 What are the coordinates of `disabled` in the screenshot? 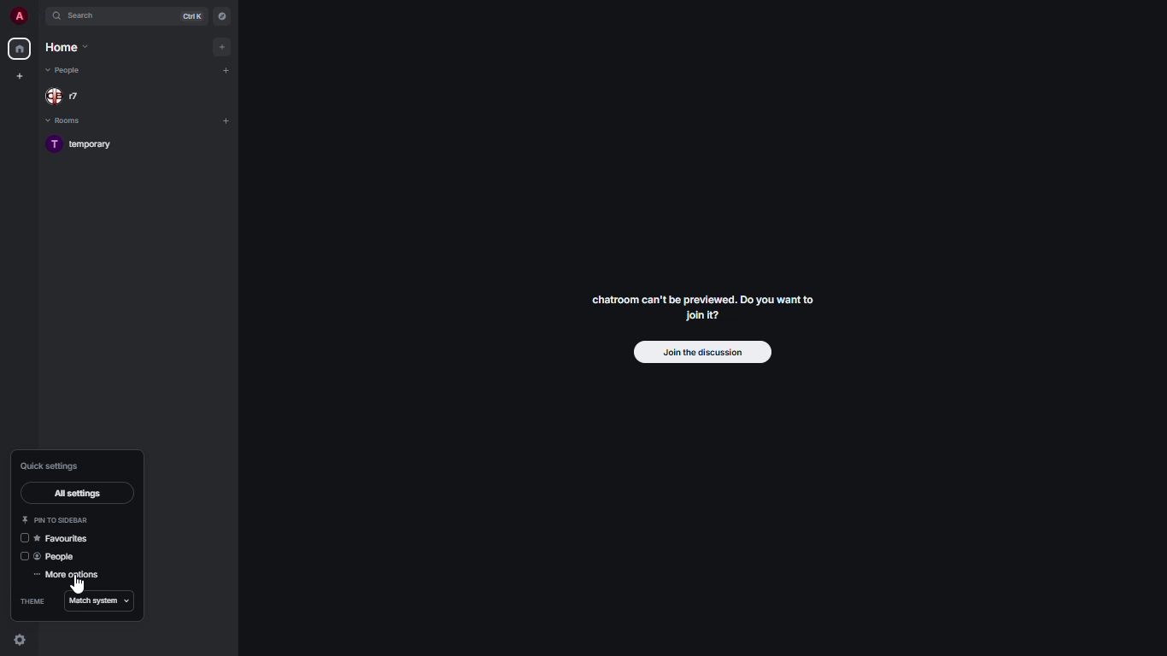 It's located at (20, 538).